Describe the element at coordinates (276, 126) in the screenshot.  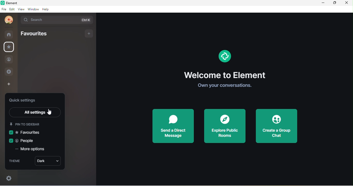
I see `create a group chat` at that location.